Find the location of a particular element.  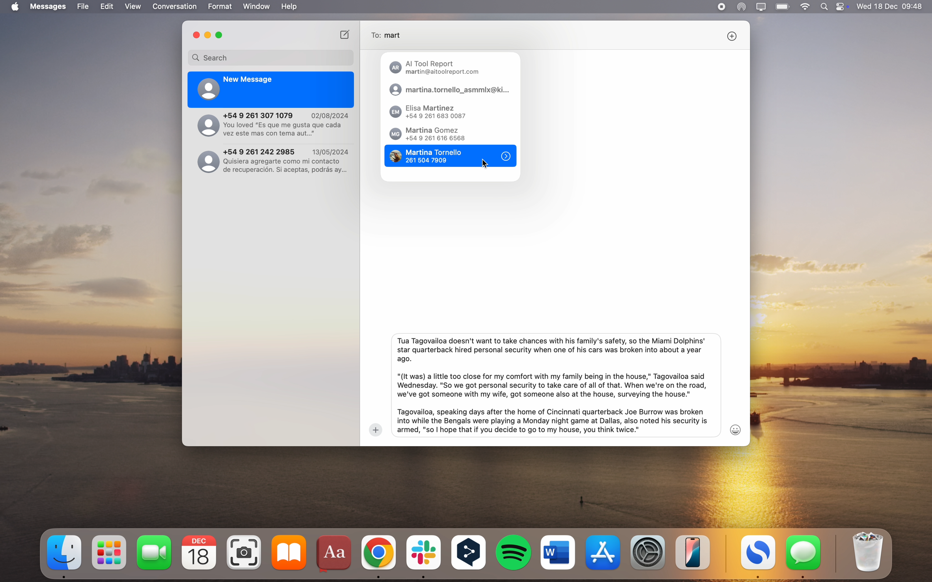

AI tool report is located at coordinates (436, 68).